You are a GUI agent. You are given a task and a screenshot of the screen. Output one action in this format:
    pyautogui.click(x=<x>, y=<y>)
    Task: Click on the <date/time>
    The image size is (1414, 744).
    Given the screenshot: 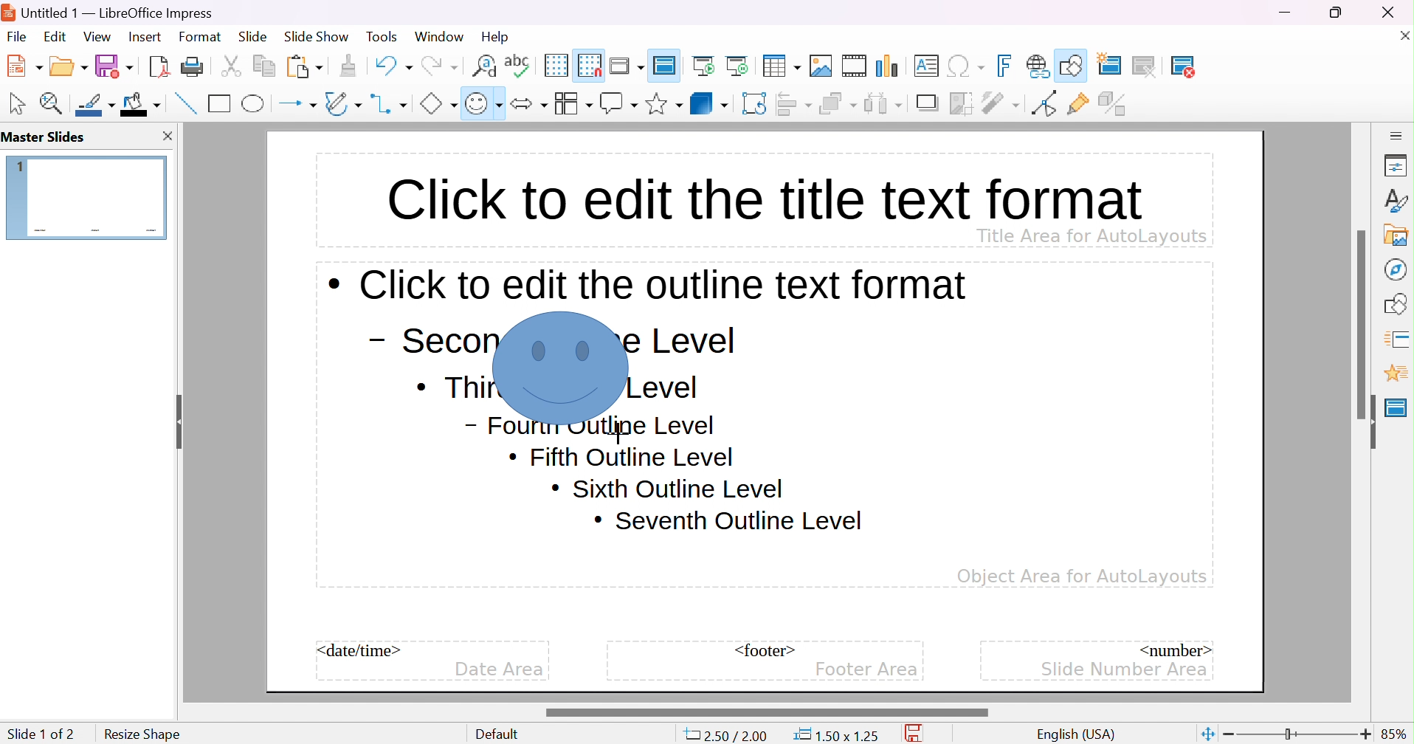 What is the action you would take?
    pyautogui.click(x=360, y=650)
    